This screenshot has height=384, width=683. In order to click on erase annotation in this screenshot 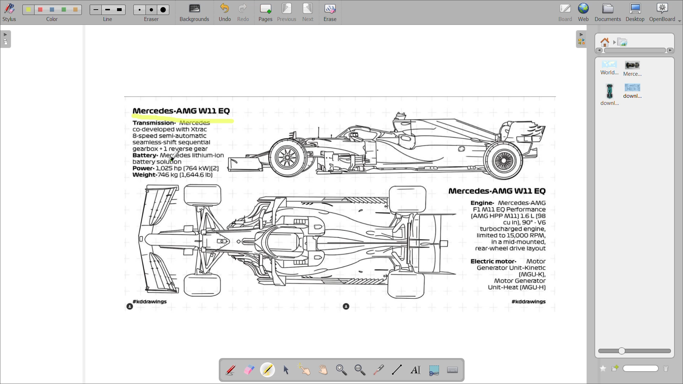, I will do `click(250, 370)`.